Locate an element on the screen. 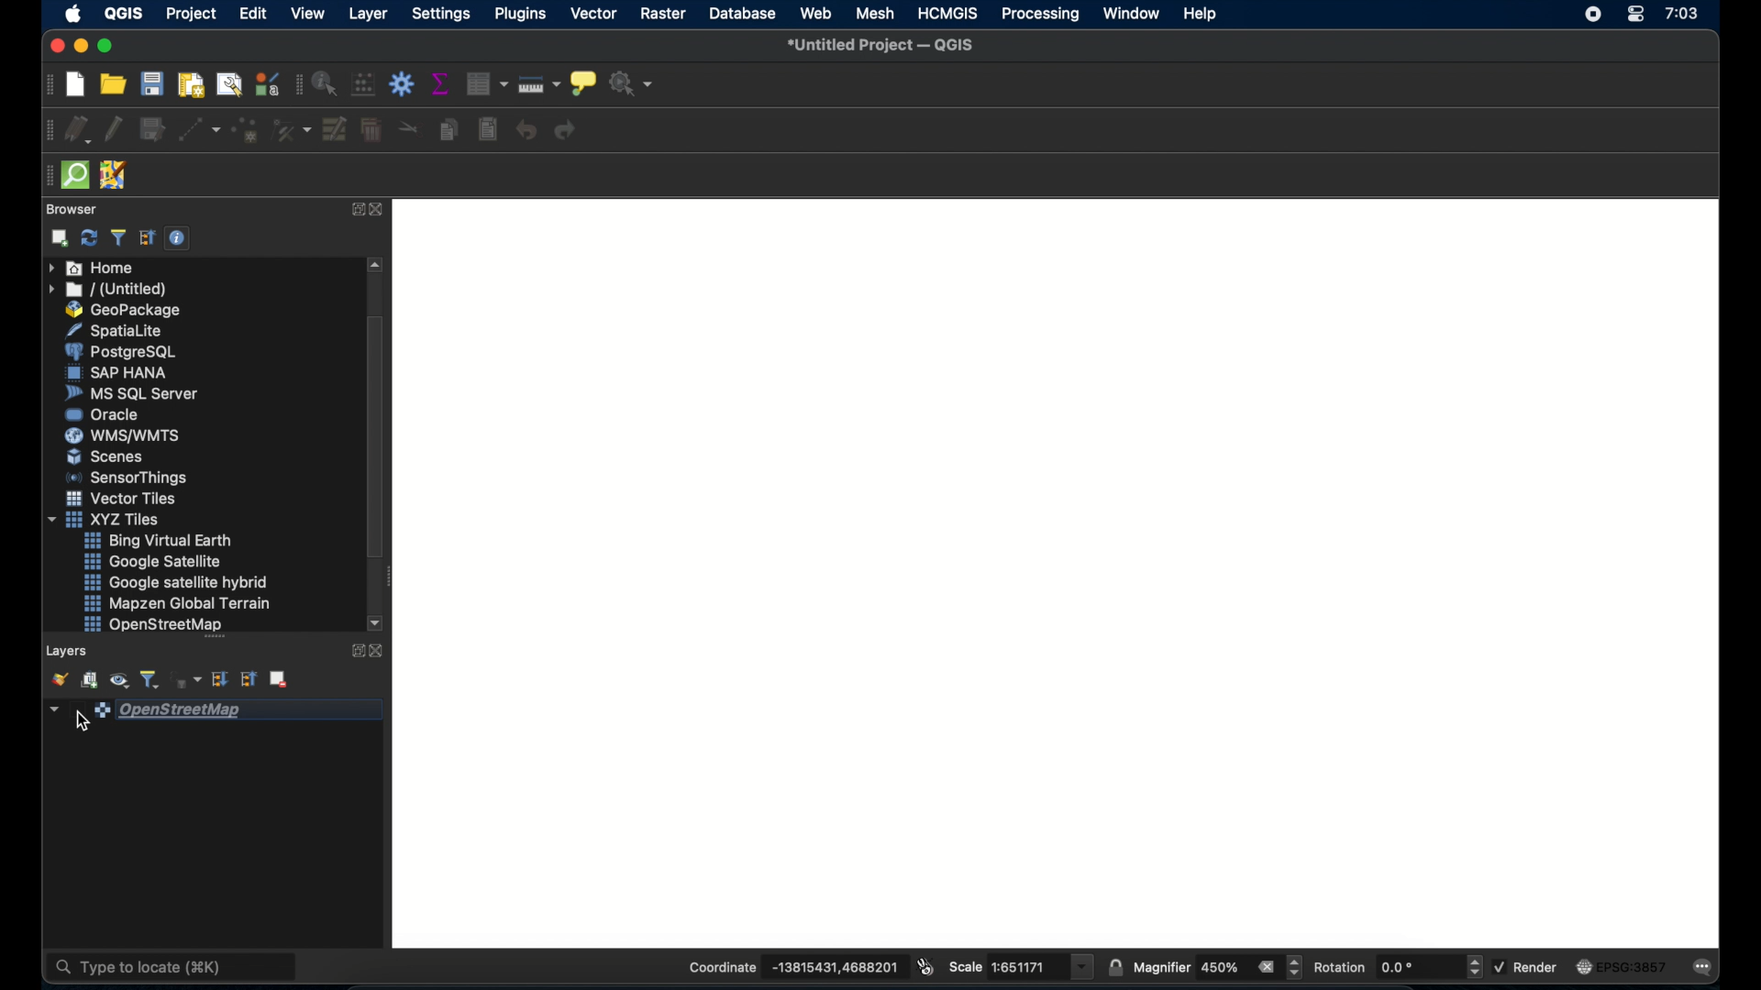 Image resolution: width=1761 pixels, height=990 pixels. untitled is located at coordinates (111, 288).